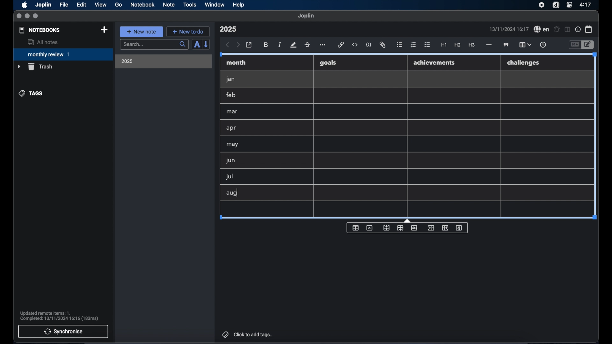 The image size is (612, 344). What do you see at coordinates (31, 93) in the screenshot?
I see `tags` at bounding box center [31, 93].